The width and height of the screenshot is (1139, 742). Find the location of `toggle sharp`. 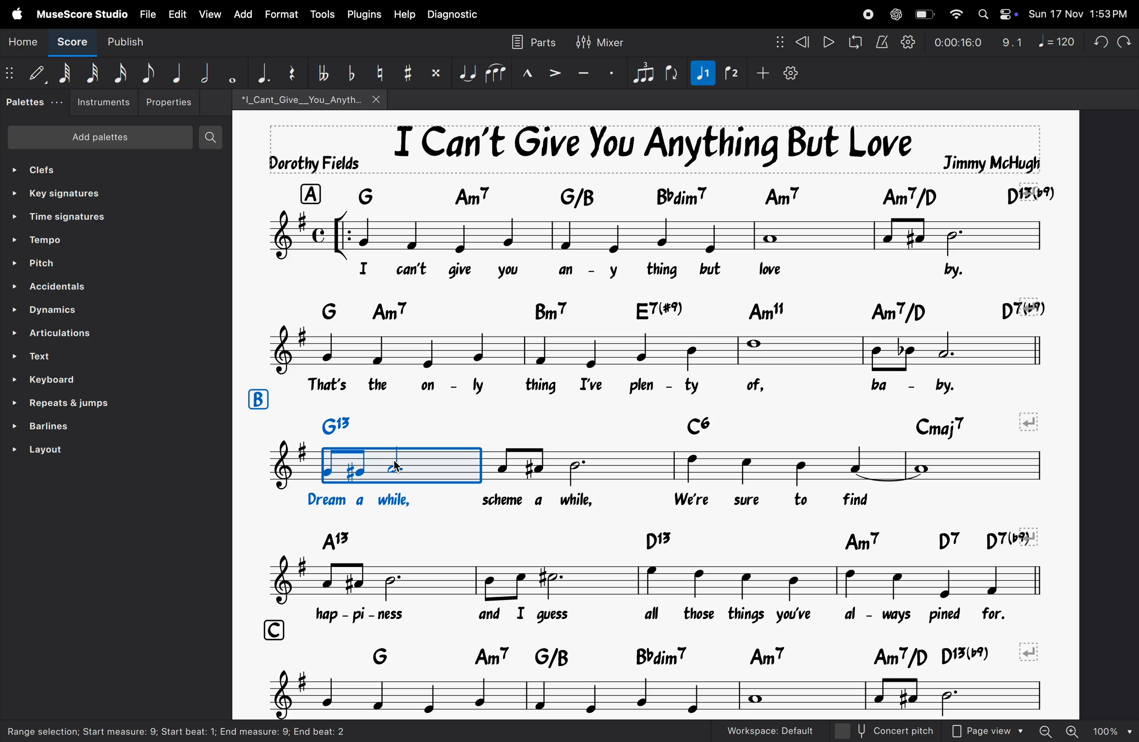

toggle sharp is located at coordinates (406, 73).